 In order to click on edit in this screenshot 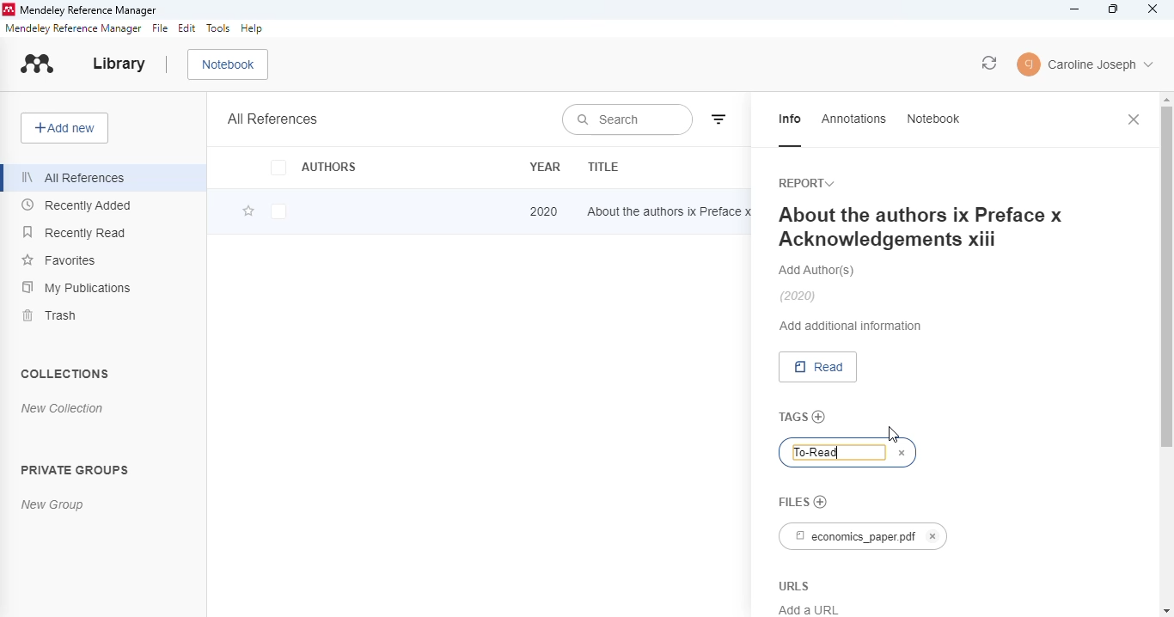, I will do `click(188, 28)`.